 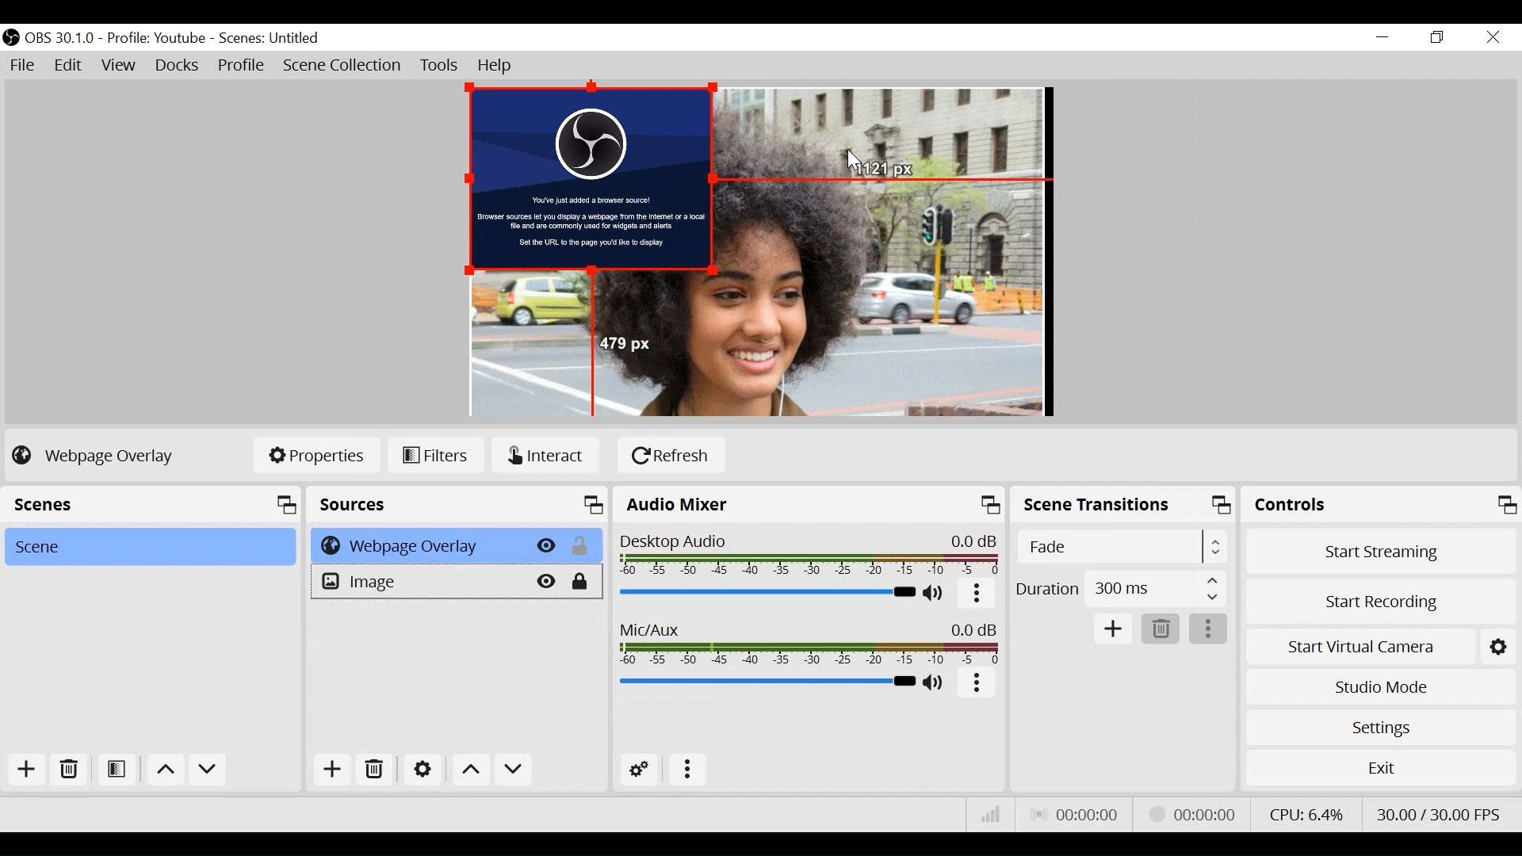 What do you see at coordinates (1124, 503) in the screenshot?
I see `Scene Transition` at bounding box center [1124, 503].